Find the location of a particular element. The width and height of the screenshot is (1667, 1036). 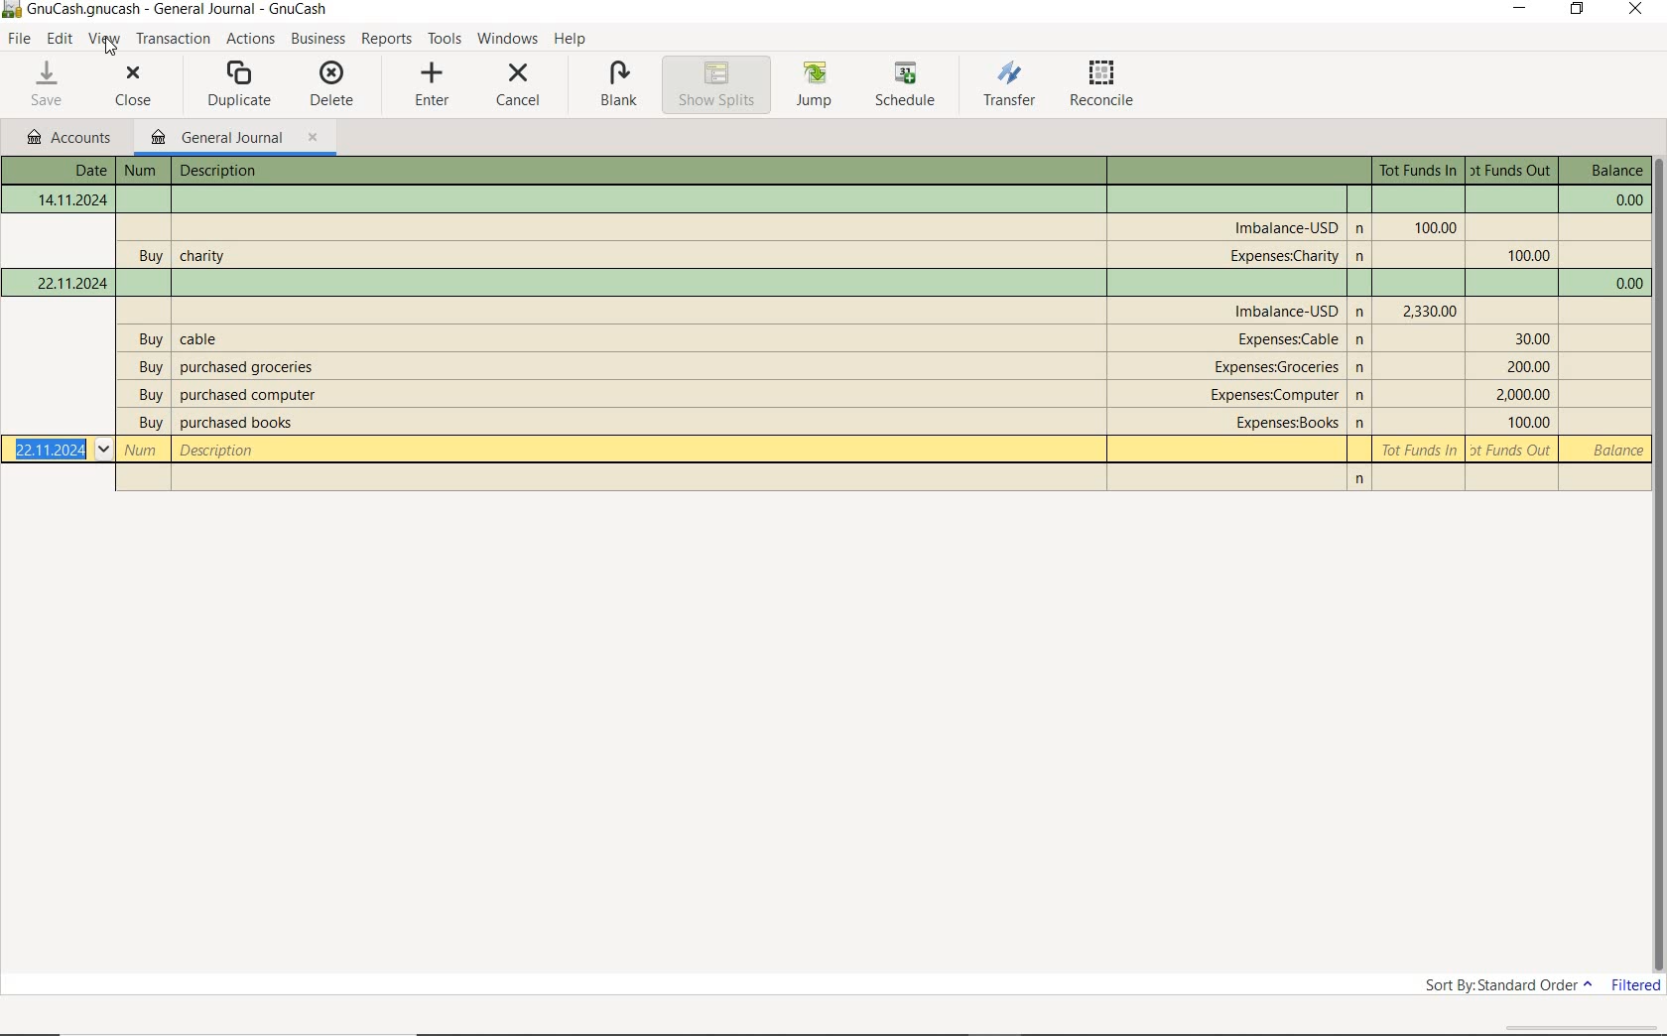

account is located at coordinates (1287, 311).